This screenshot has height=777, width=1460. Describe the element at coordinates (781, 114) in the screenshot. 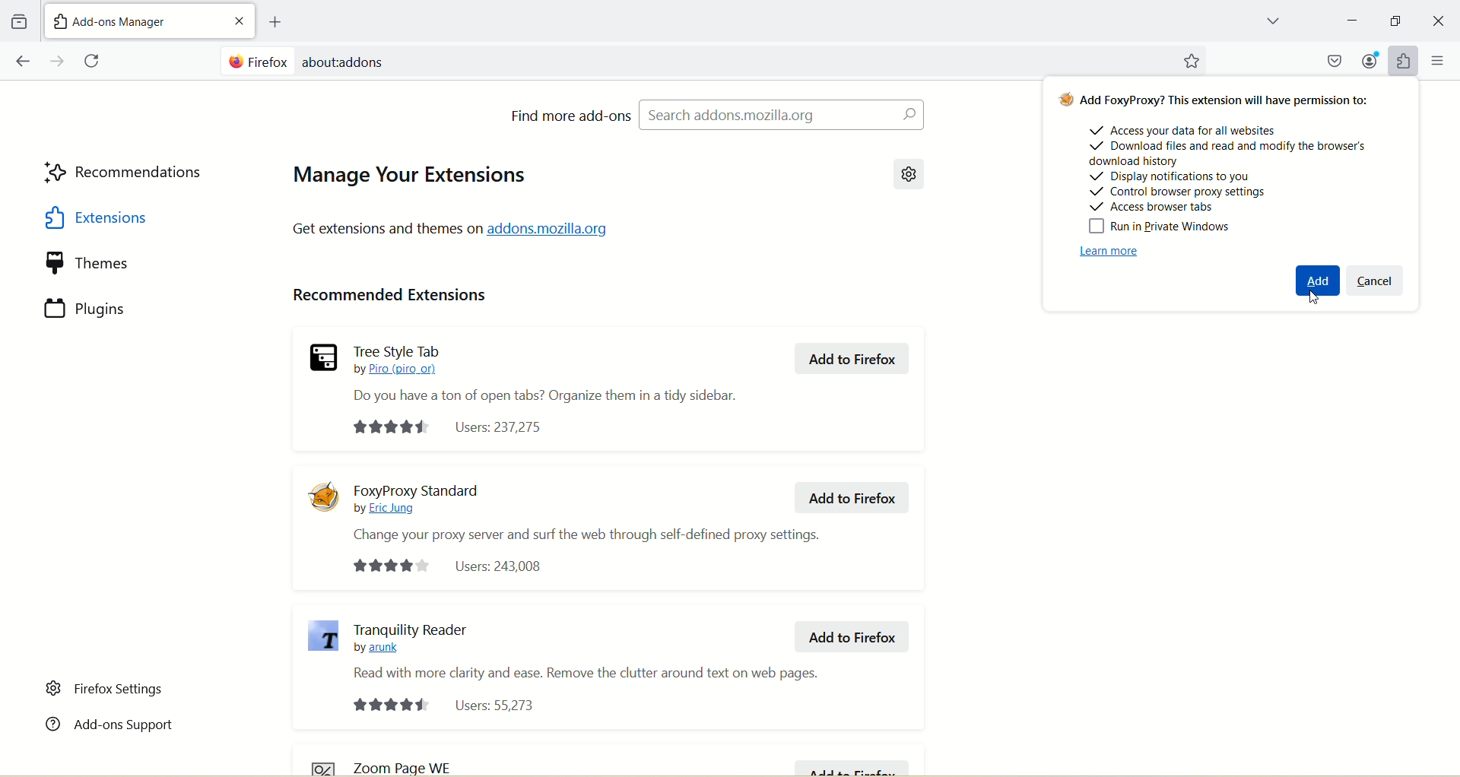

I see `Search Addons.Mozilla.org` at that location.